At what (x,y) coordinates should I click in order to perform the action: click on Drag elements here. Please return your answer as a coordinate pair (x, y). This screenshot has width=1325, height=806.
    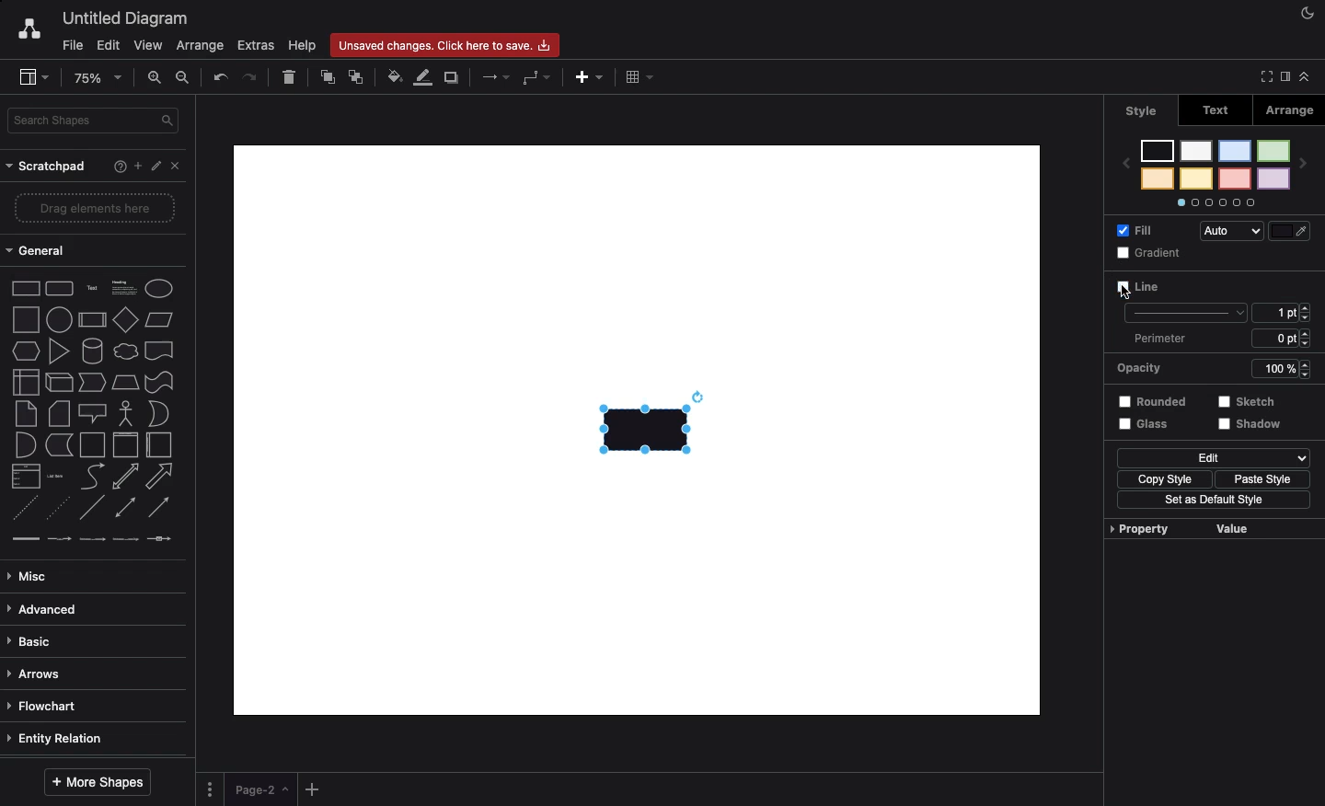
    Looking at the image, I should click on (98, 207).